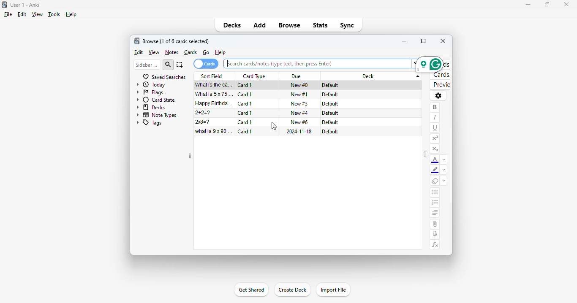 The height and width of the screenshot is (303, 577). I want to click on default, so click(329, 131).